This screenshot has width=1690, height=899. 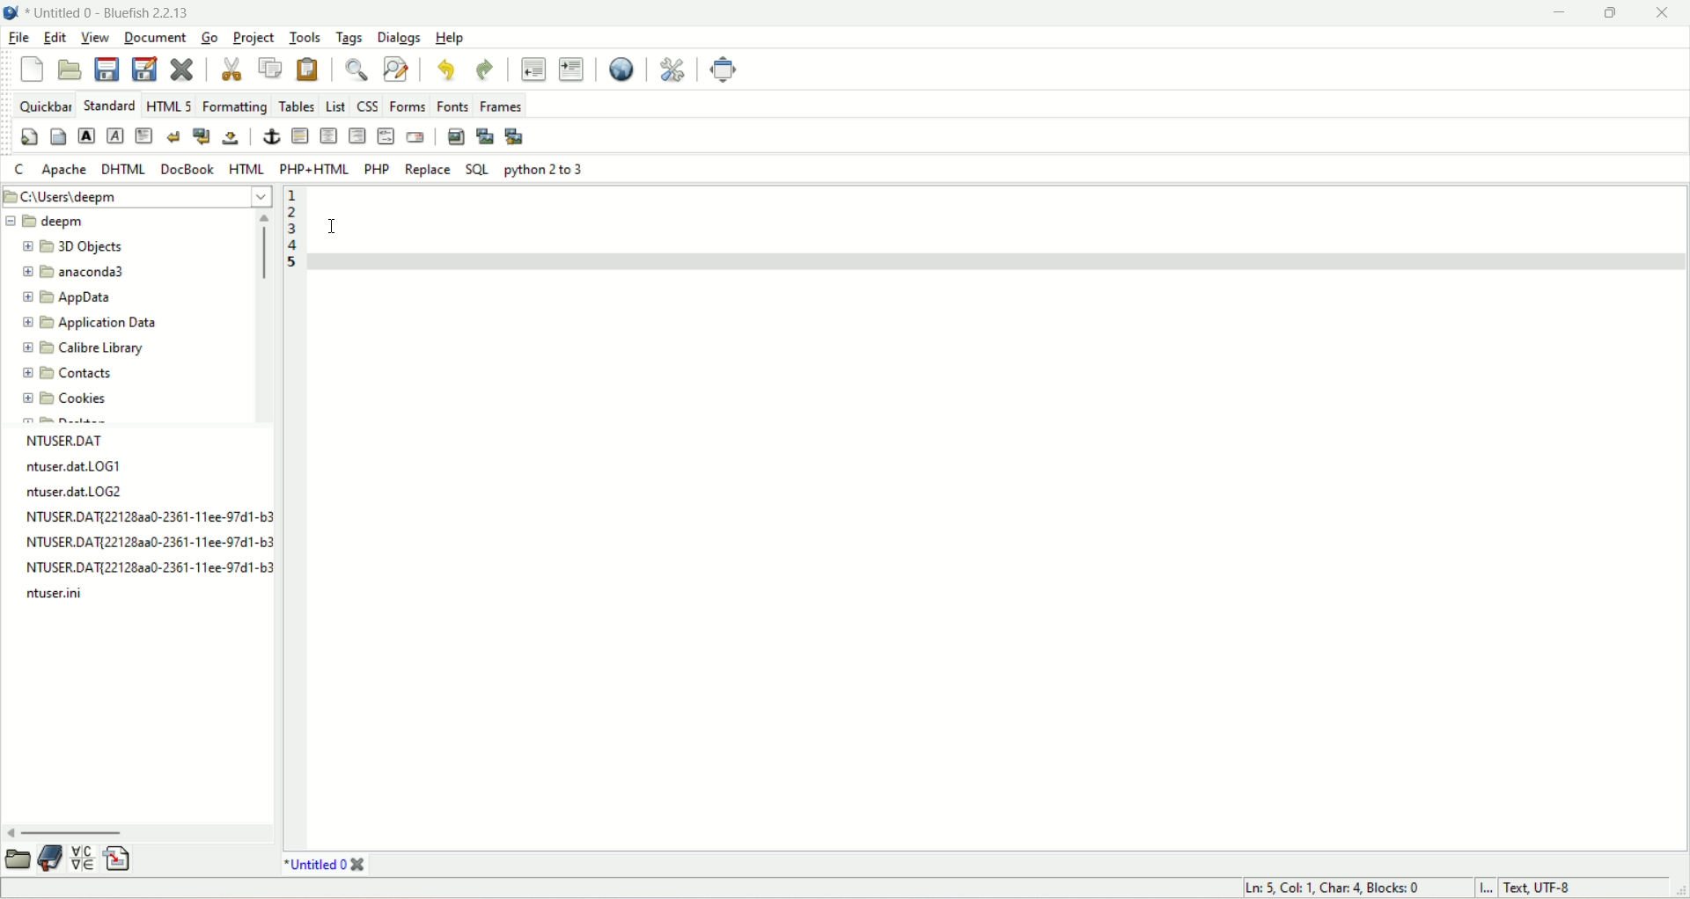 I want to click on LIST, so click(x=334, y=106).